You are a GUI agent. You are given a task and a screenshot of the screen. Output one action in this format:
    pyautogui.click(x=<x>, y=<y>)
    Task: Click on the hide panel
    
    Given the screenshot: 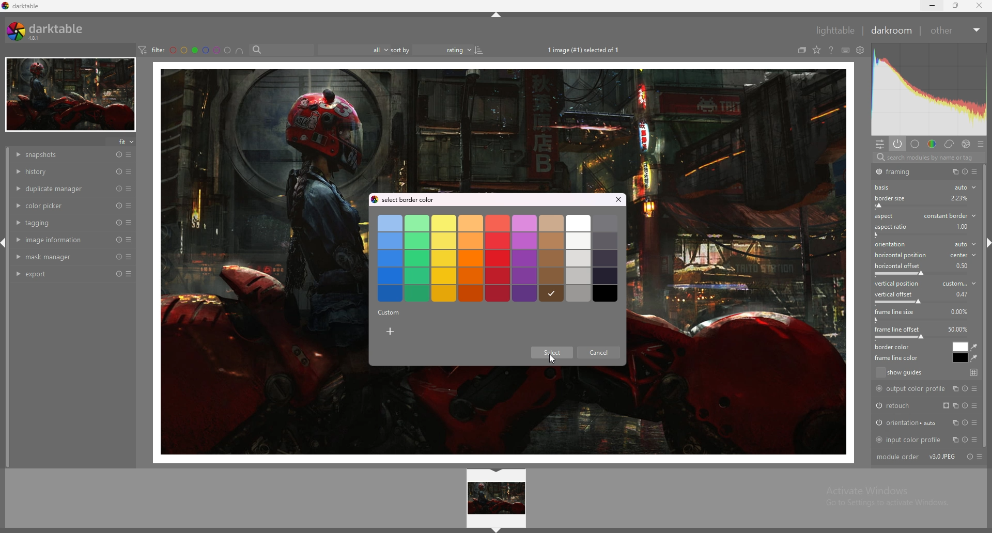 What is the action you would take?
    pyautogui.click(x=498, y=529)
    